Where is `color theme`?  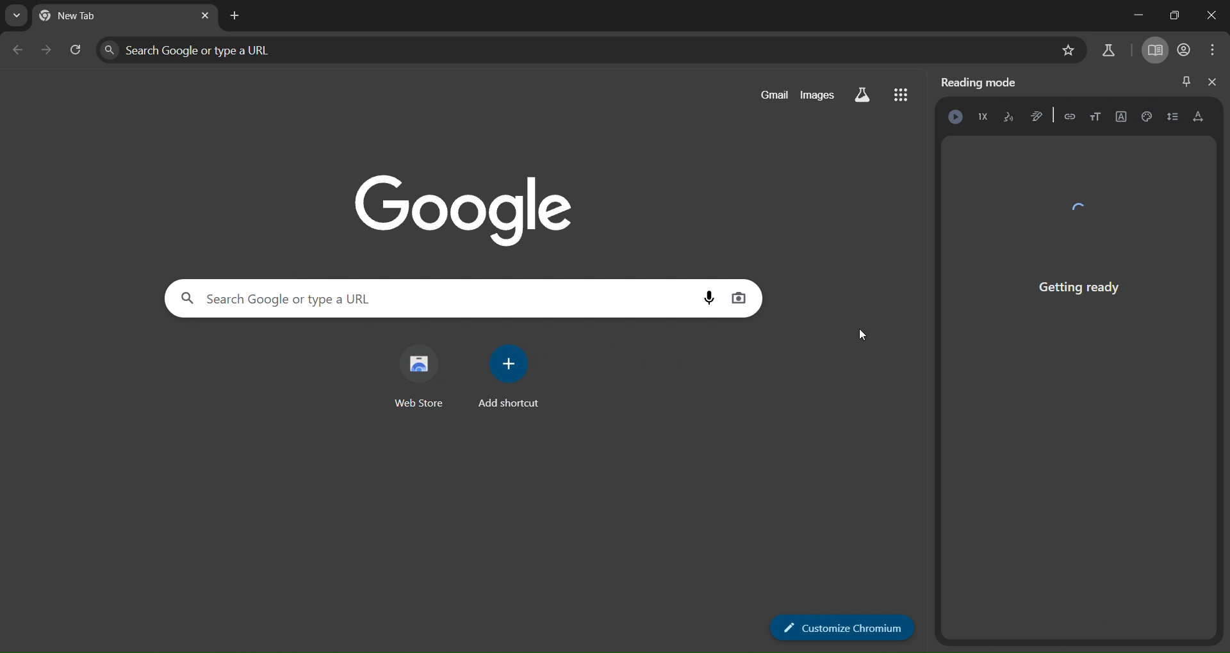 color theme is located at coordinates (1148, 117).